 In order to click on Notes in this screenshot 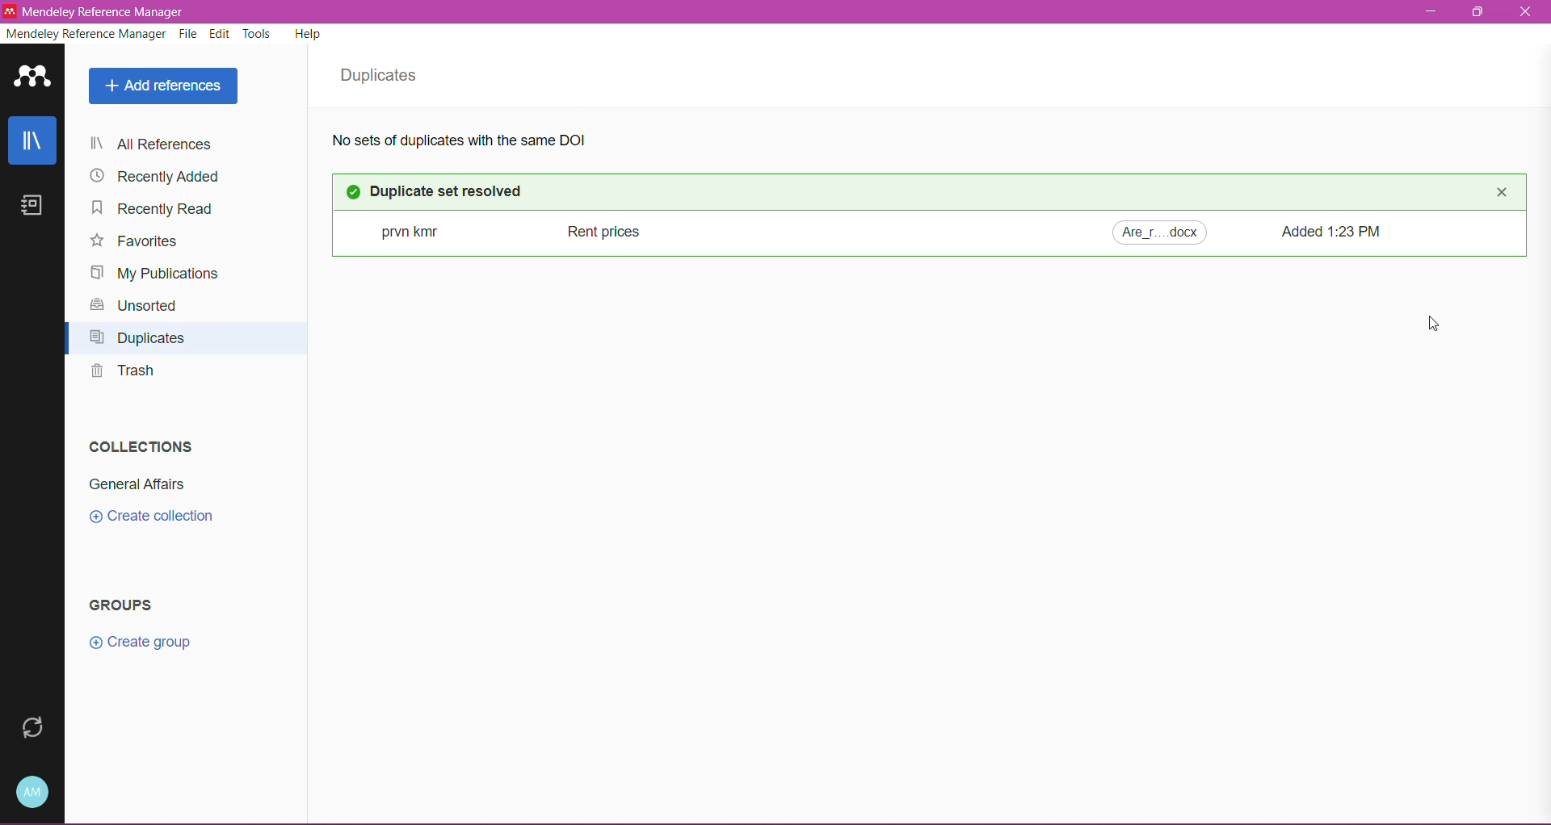, I will do `click(36, 207)`.